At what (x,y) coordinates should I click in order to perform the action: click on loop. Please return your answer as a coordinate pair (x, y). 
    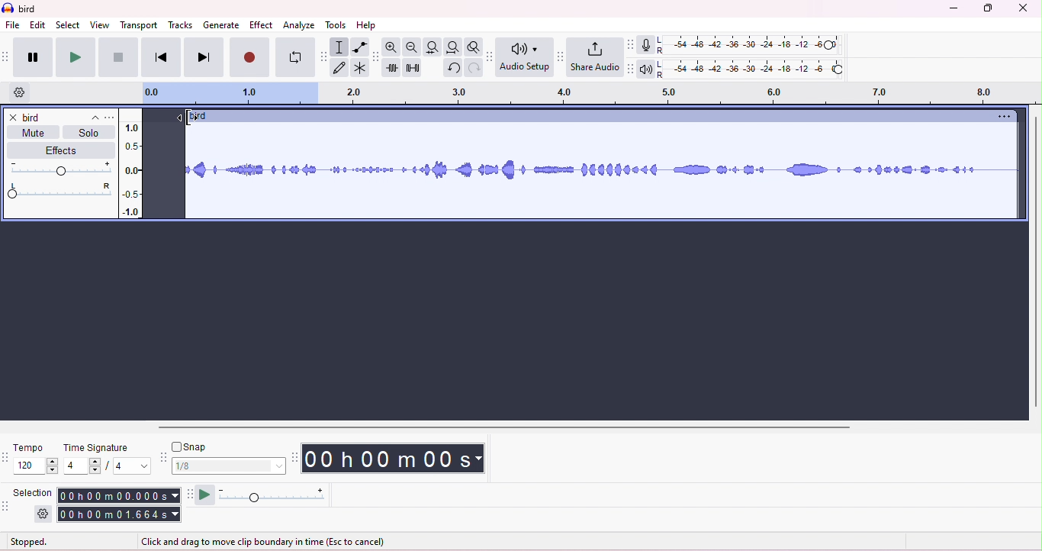
    Looking at the image, I should click on (293, 59).